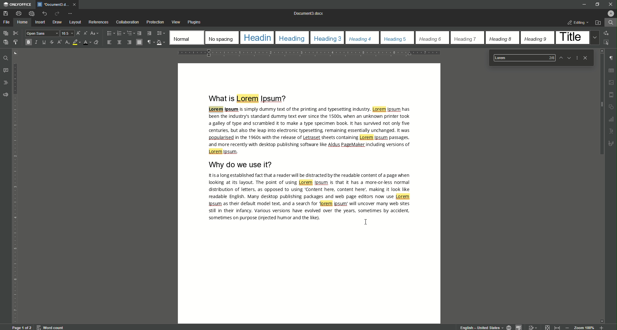  Describe the element at coordinates (310, 131) in the screenshot. I see `Text` at that location.